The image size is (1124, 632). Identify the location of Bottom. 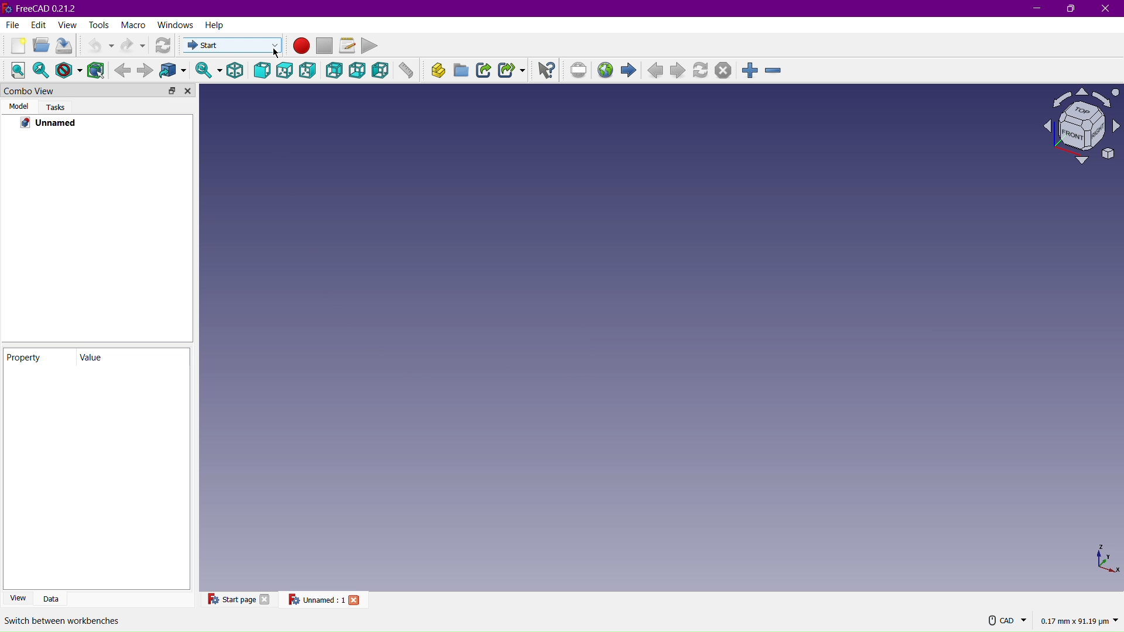
(359, 71).